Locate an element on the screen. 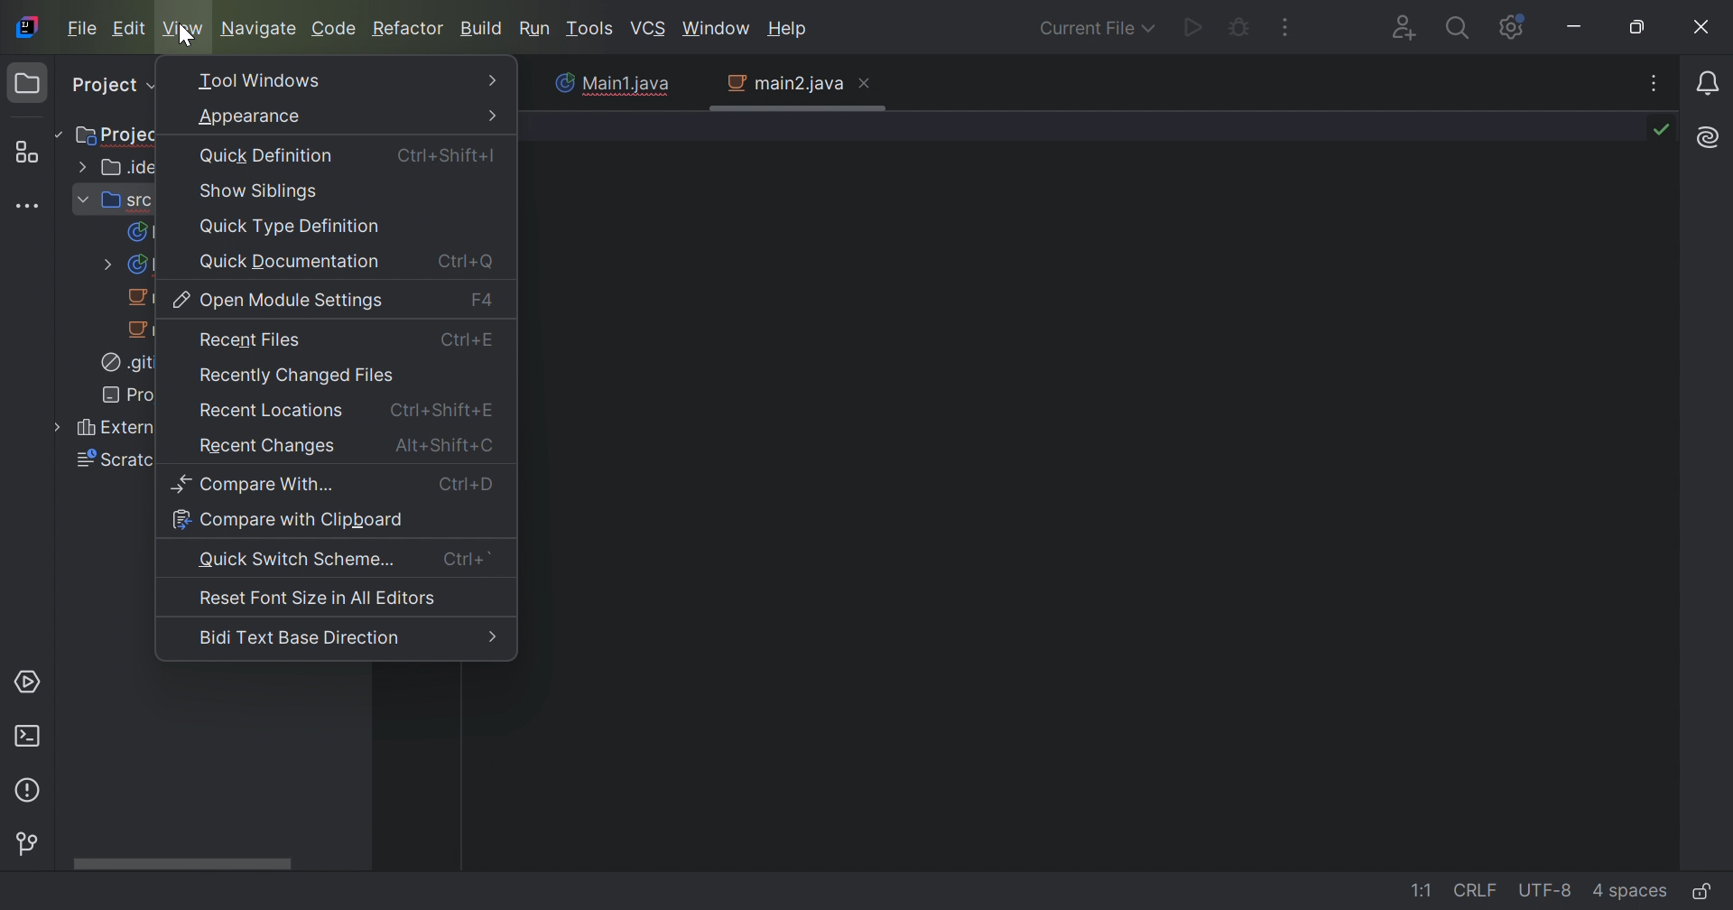 The height and width of the screenshot is (910, 1733). Recent changes is located at coordinates (269, 448).